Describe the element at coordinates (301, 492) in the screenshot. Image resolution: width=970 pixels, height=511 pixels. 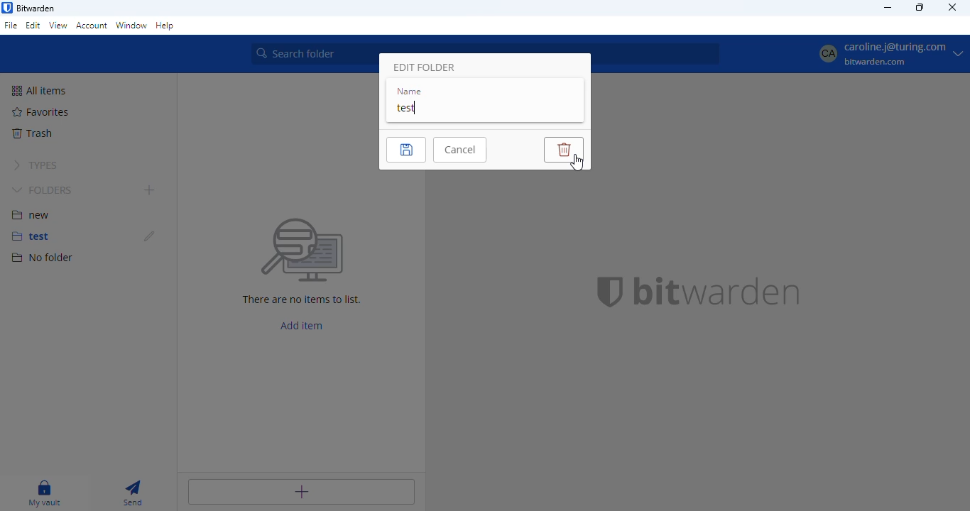
I see `add item` at that location.